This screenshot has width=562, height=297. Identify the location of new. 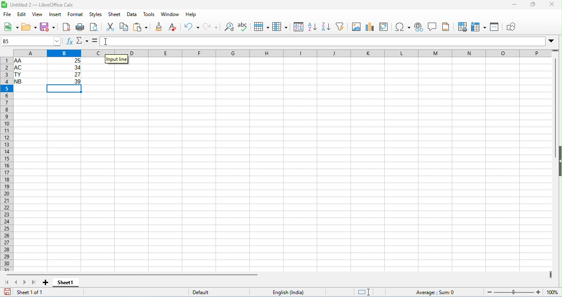
(11, 28).